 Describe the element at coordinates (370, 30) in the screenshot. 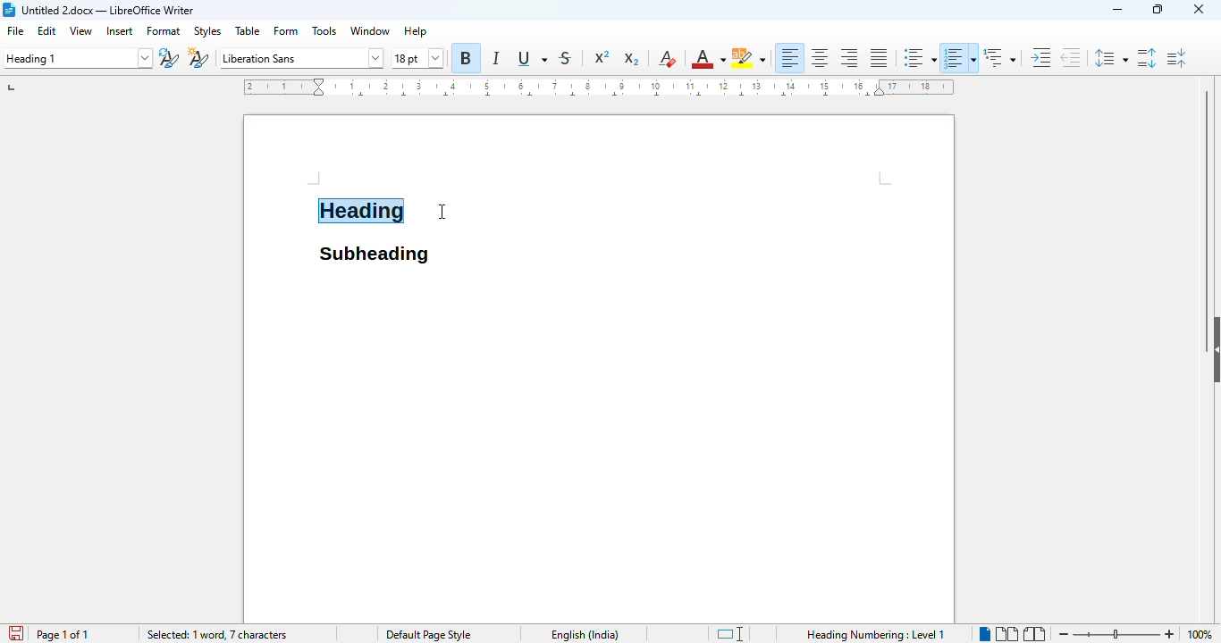

I see `window` at that location.